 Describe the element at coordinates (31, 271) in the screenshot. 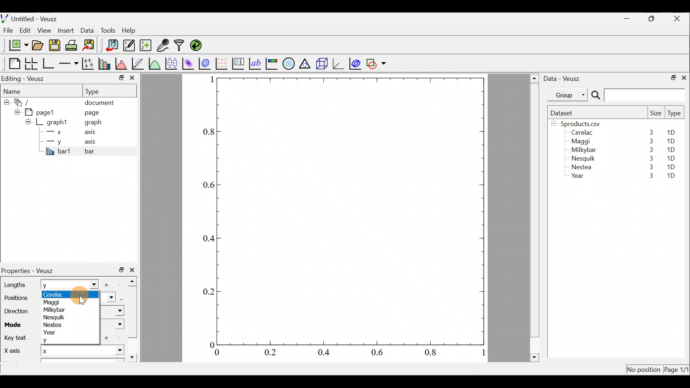

I see `Properties - Veusz` at that location.